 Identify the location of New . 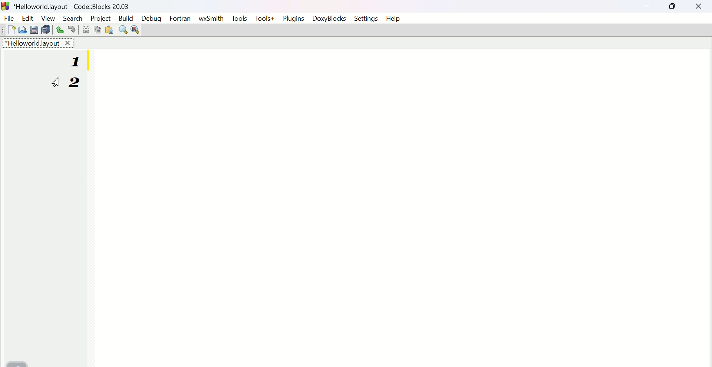
(7, 30).